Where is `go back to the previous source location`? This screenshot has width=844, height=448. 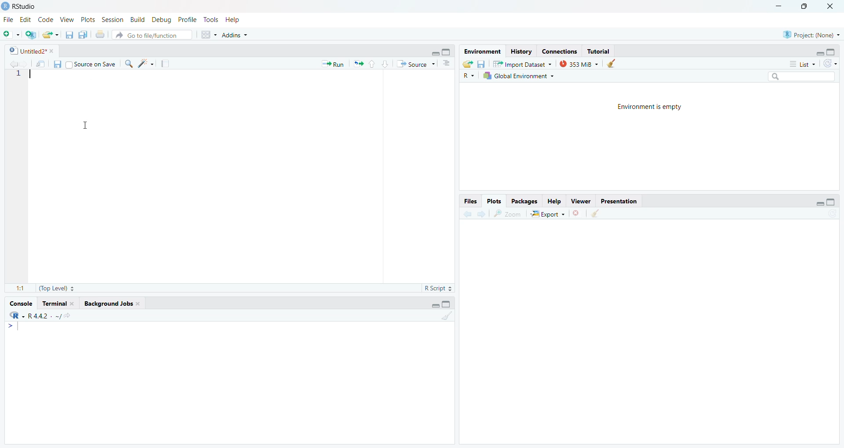 go back to the previous source location is located at coordinates (15, 64).